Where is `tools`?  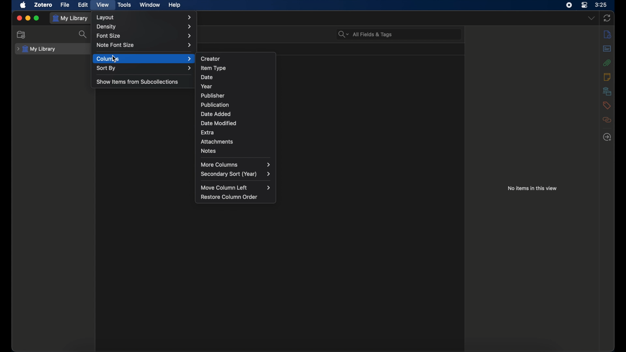 tools is located at coordinates (125, 5).